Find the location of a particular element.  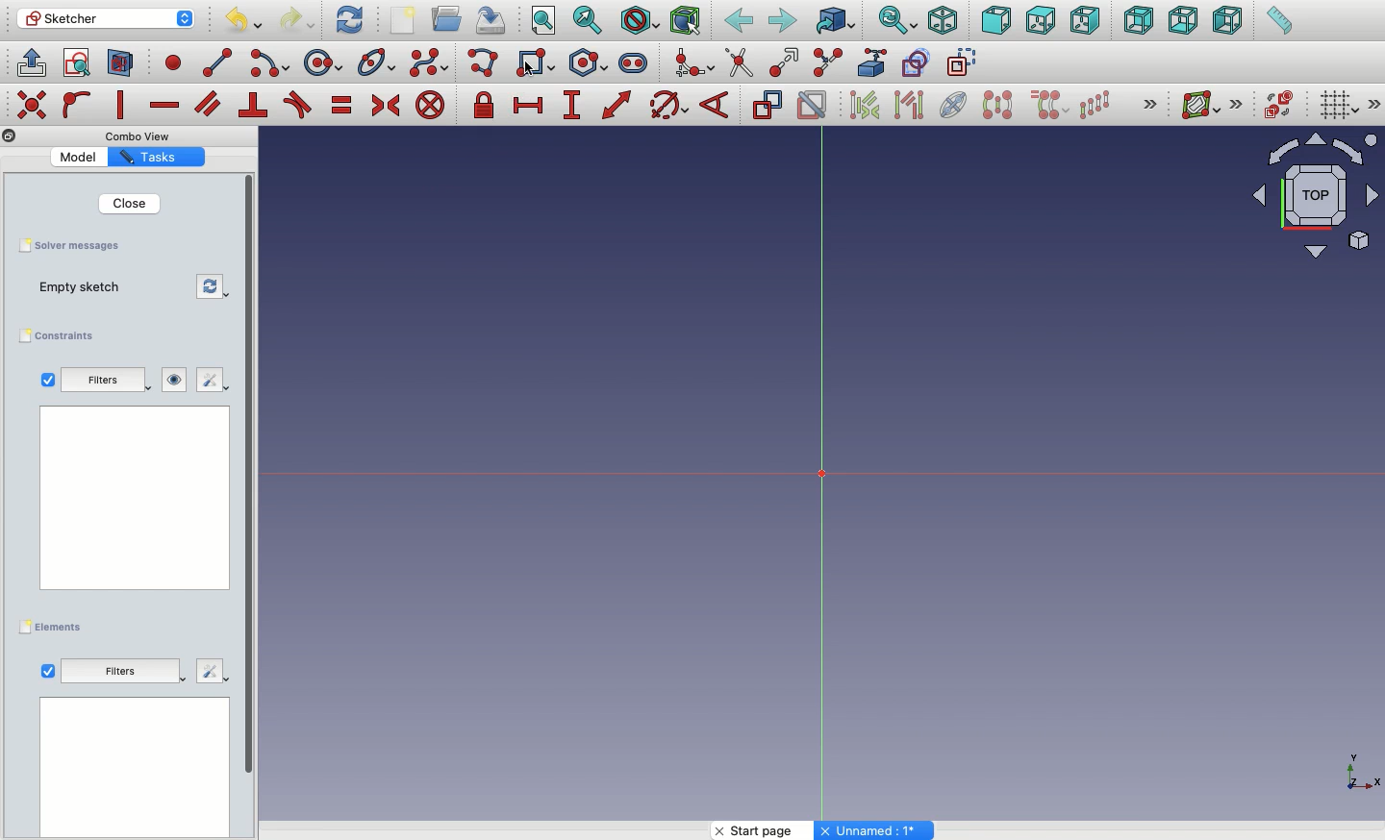

constrain point onto object is located at coordinates (77, 104).